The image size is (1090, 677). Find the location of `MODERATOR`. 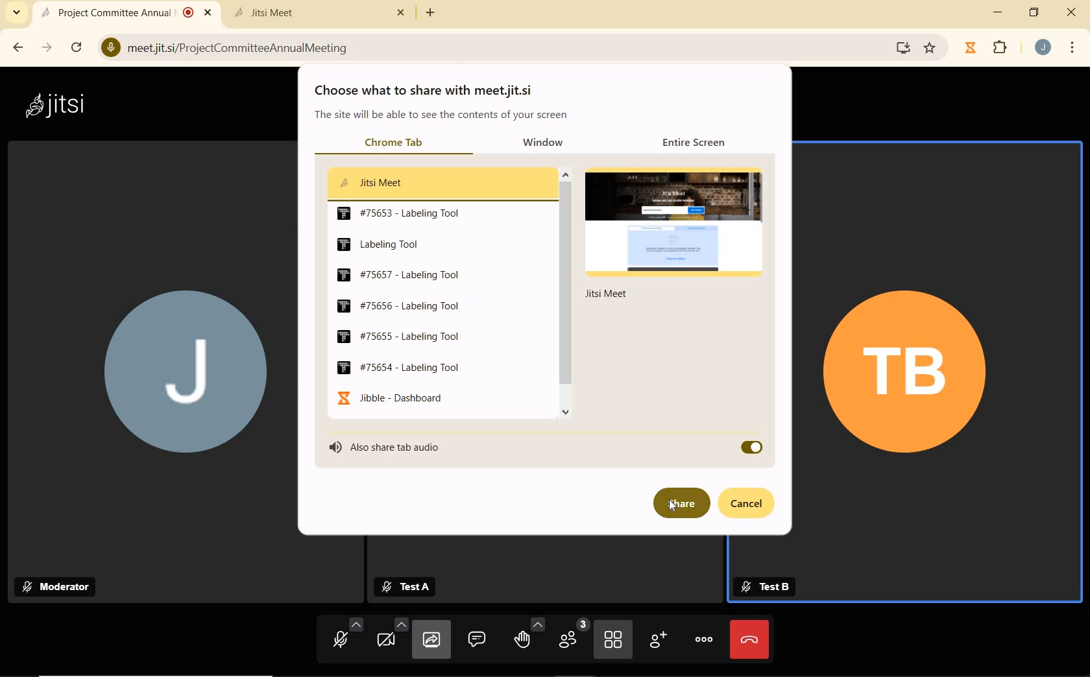

MODERATOR is located at coordinates (60, 586).